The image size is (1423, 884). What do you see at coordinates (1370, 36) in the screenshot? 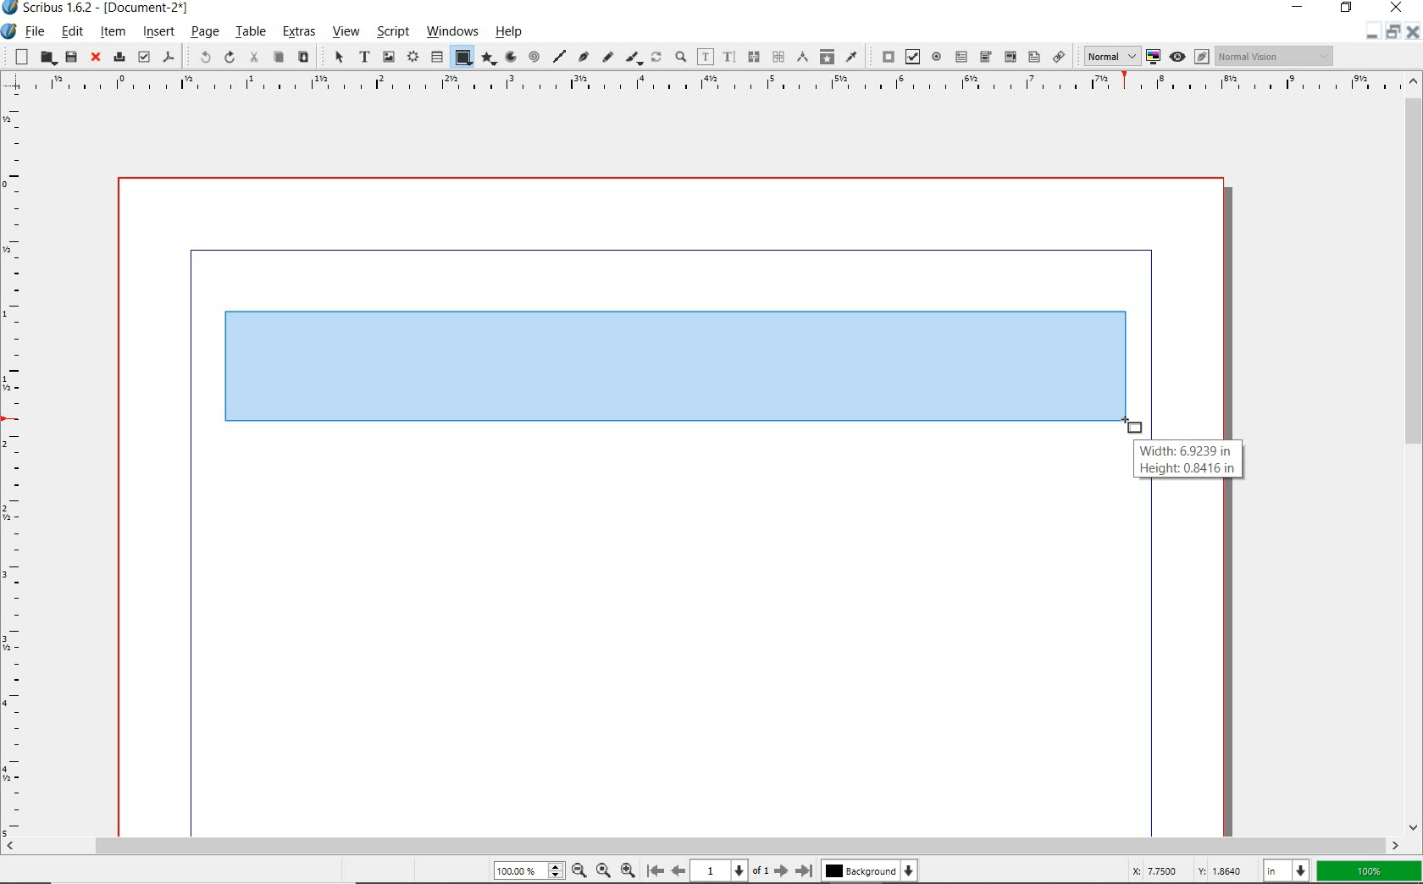
I see `minimize` at bounding box center [1370, 36].